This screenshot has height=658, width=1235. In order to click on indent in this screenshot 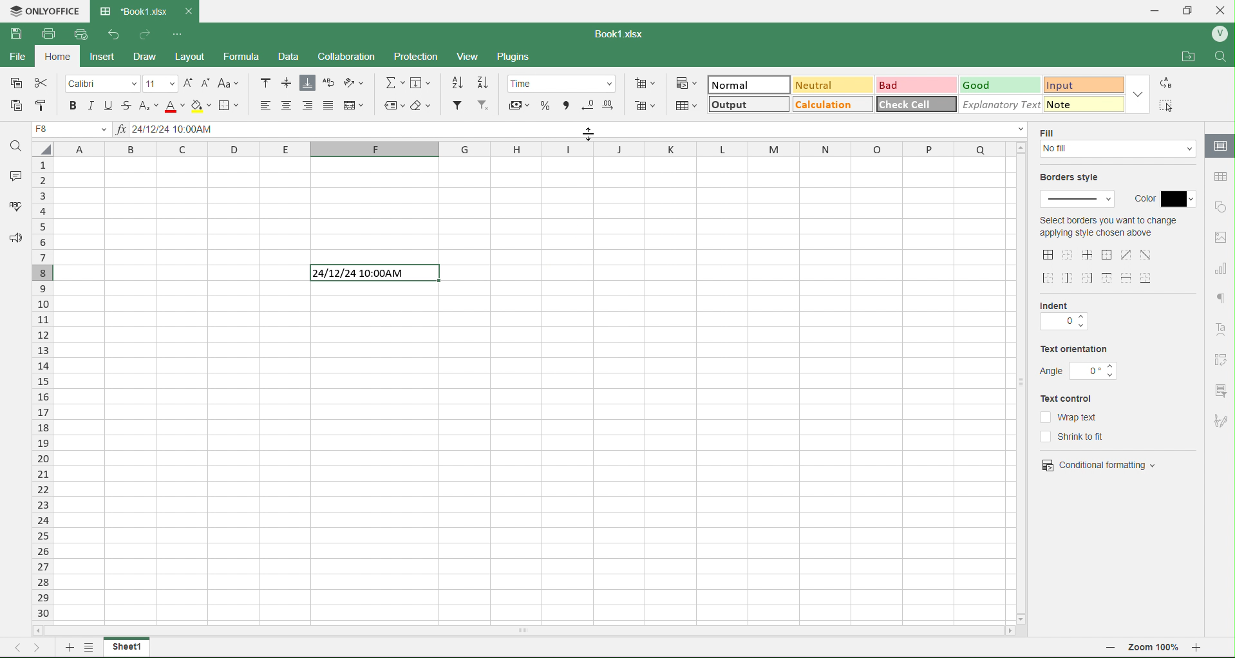, I will do `click(1063, 323)`.